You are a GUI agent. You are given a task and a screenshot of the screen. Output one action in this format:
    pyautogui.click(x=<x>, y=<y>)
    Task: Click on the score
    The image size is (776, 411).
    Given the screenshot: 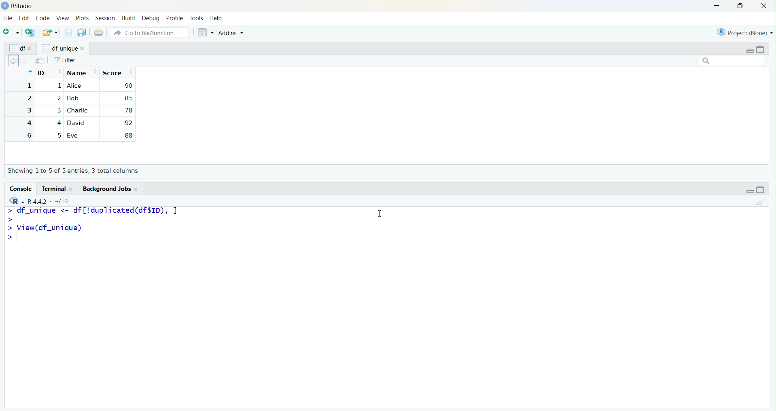 What is the action you would take?
    pyautogui.click(x=117, y=72)
    